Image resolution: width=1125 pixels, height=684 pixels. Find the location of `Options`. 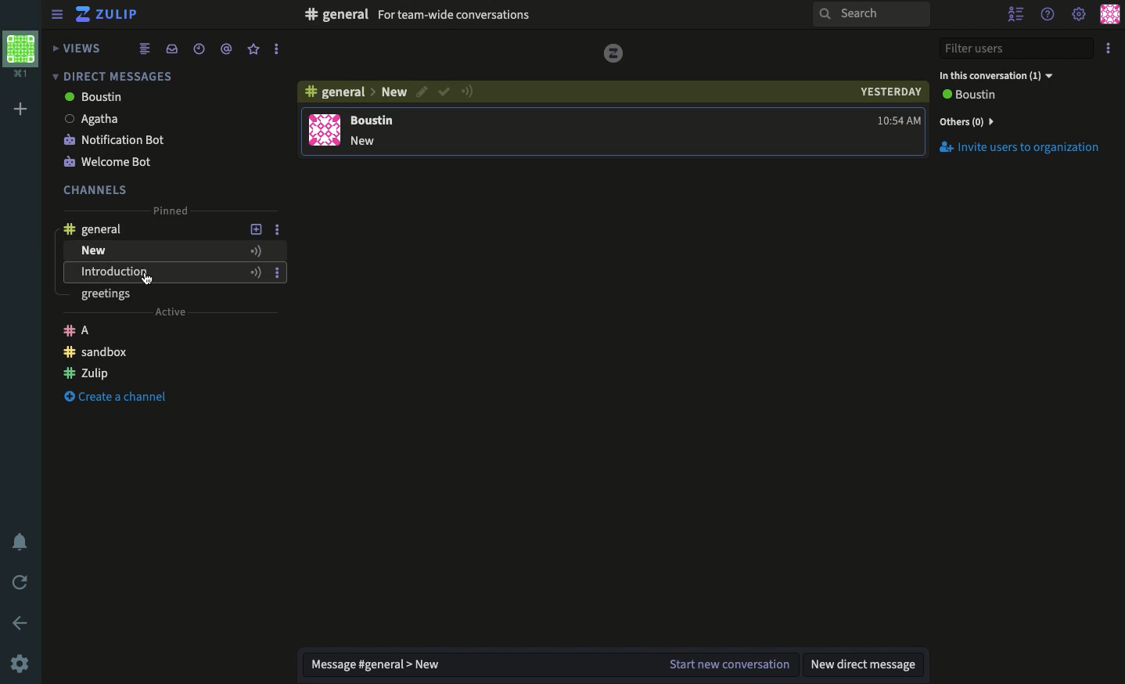

Options is located at coordinates (275, 49).